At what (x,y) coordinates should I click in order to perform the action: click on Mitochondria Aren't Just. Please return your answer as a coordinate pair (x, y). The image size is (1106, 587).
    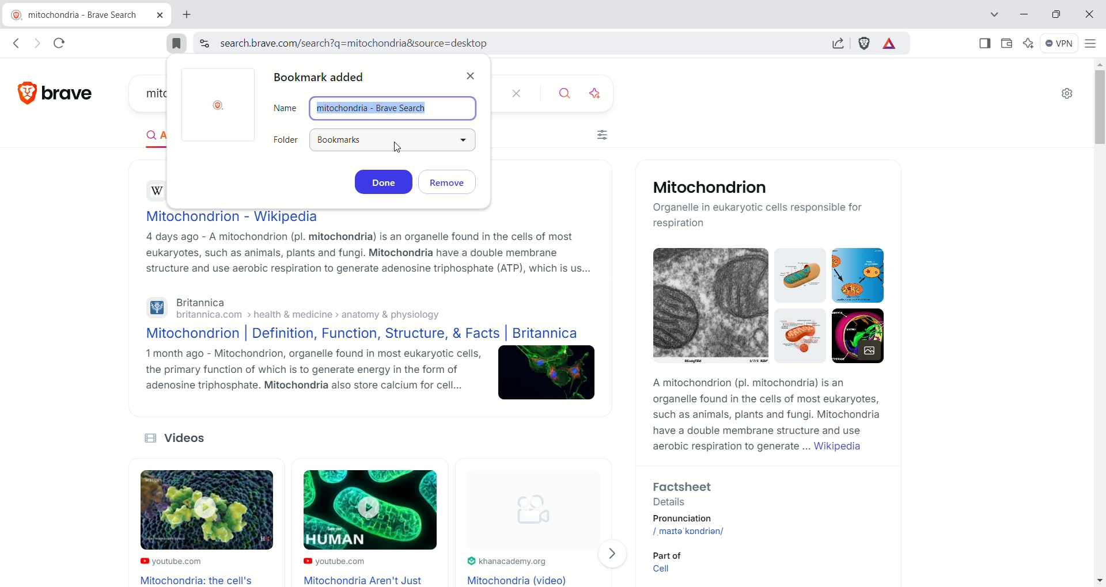
    Looking at the image, I should click on (368, 580).